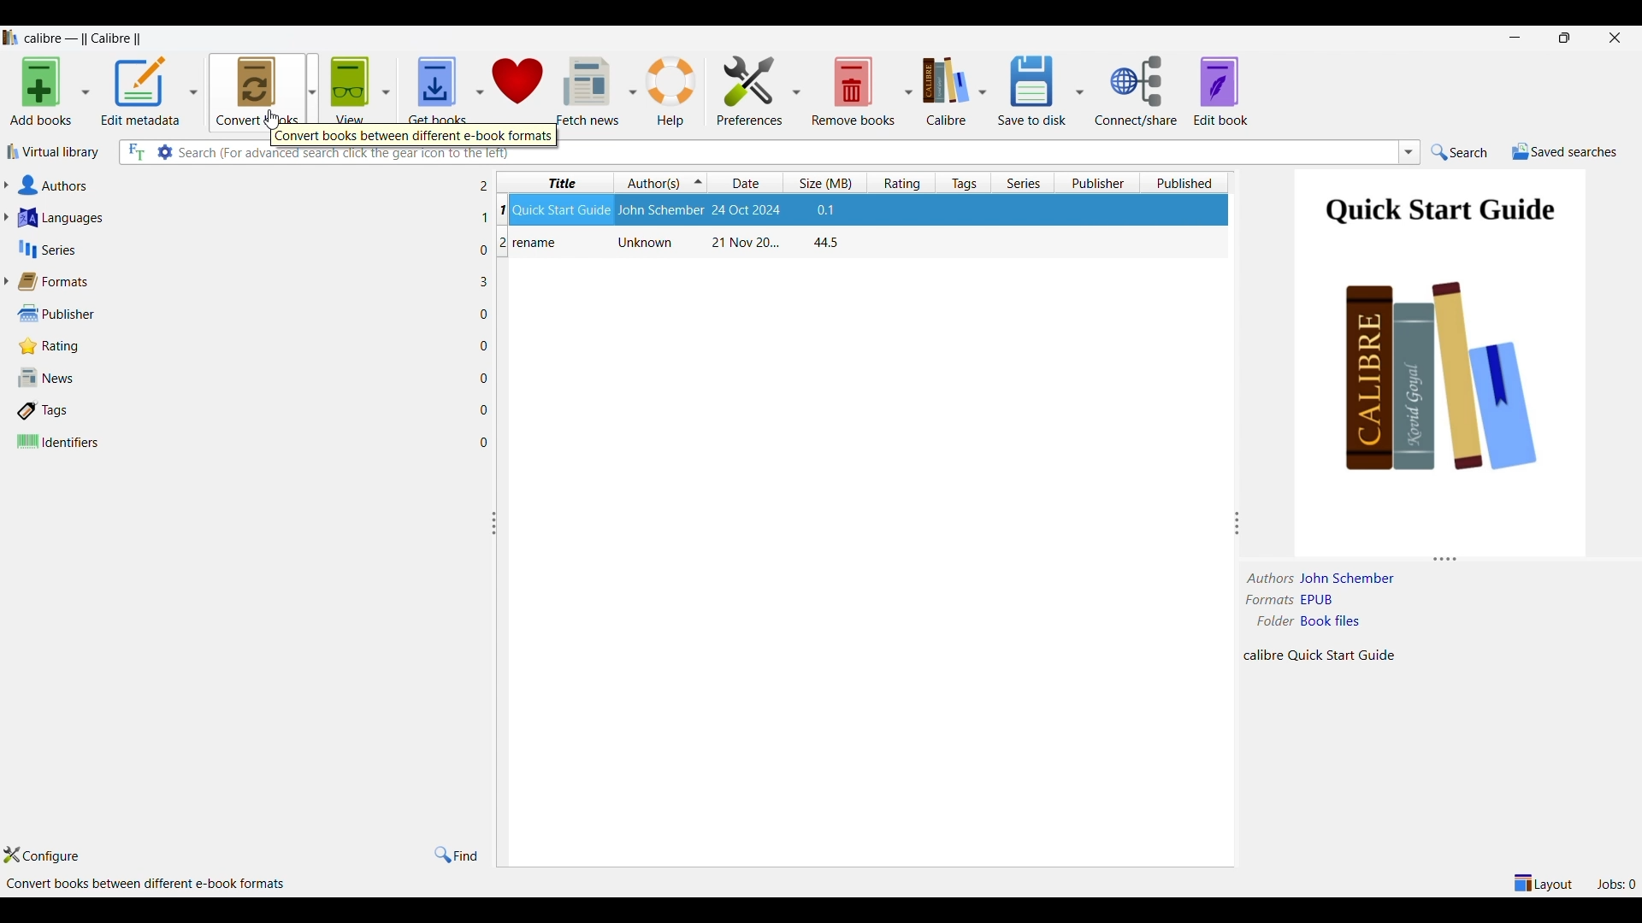  What do you see at coordinates (1326, 654) in the screenshot?
I see `Details about file content` at bounding box center [1326, 654].